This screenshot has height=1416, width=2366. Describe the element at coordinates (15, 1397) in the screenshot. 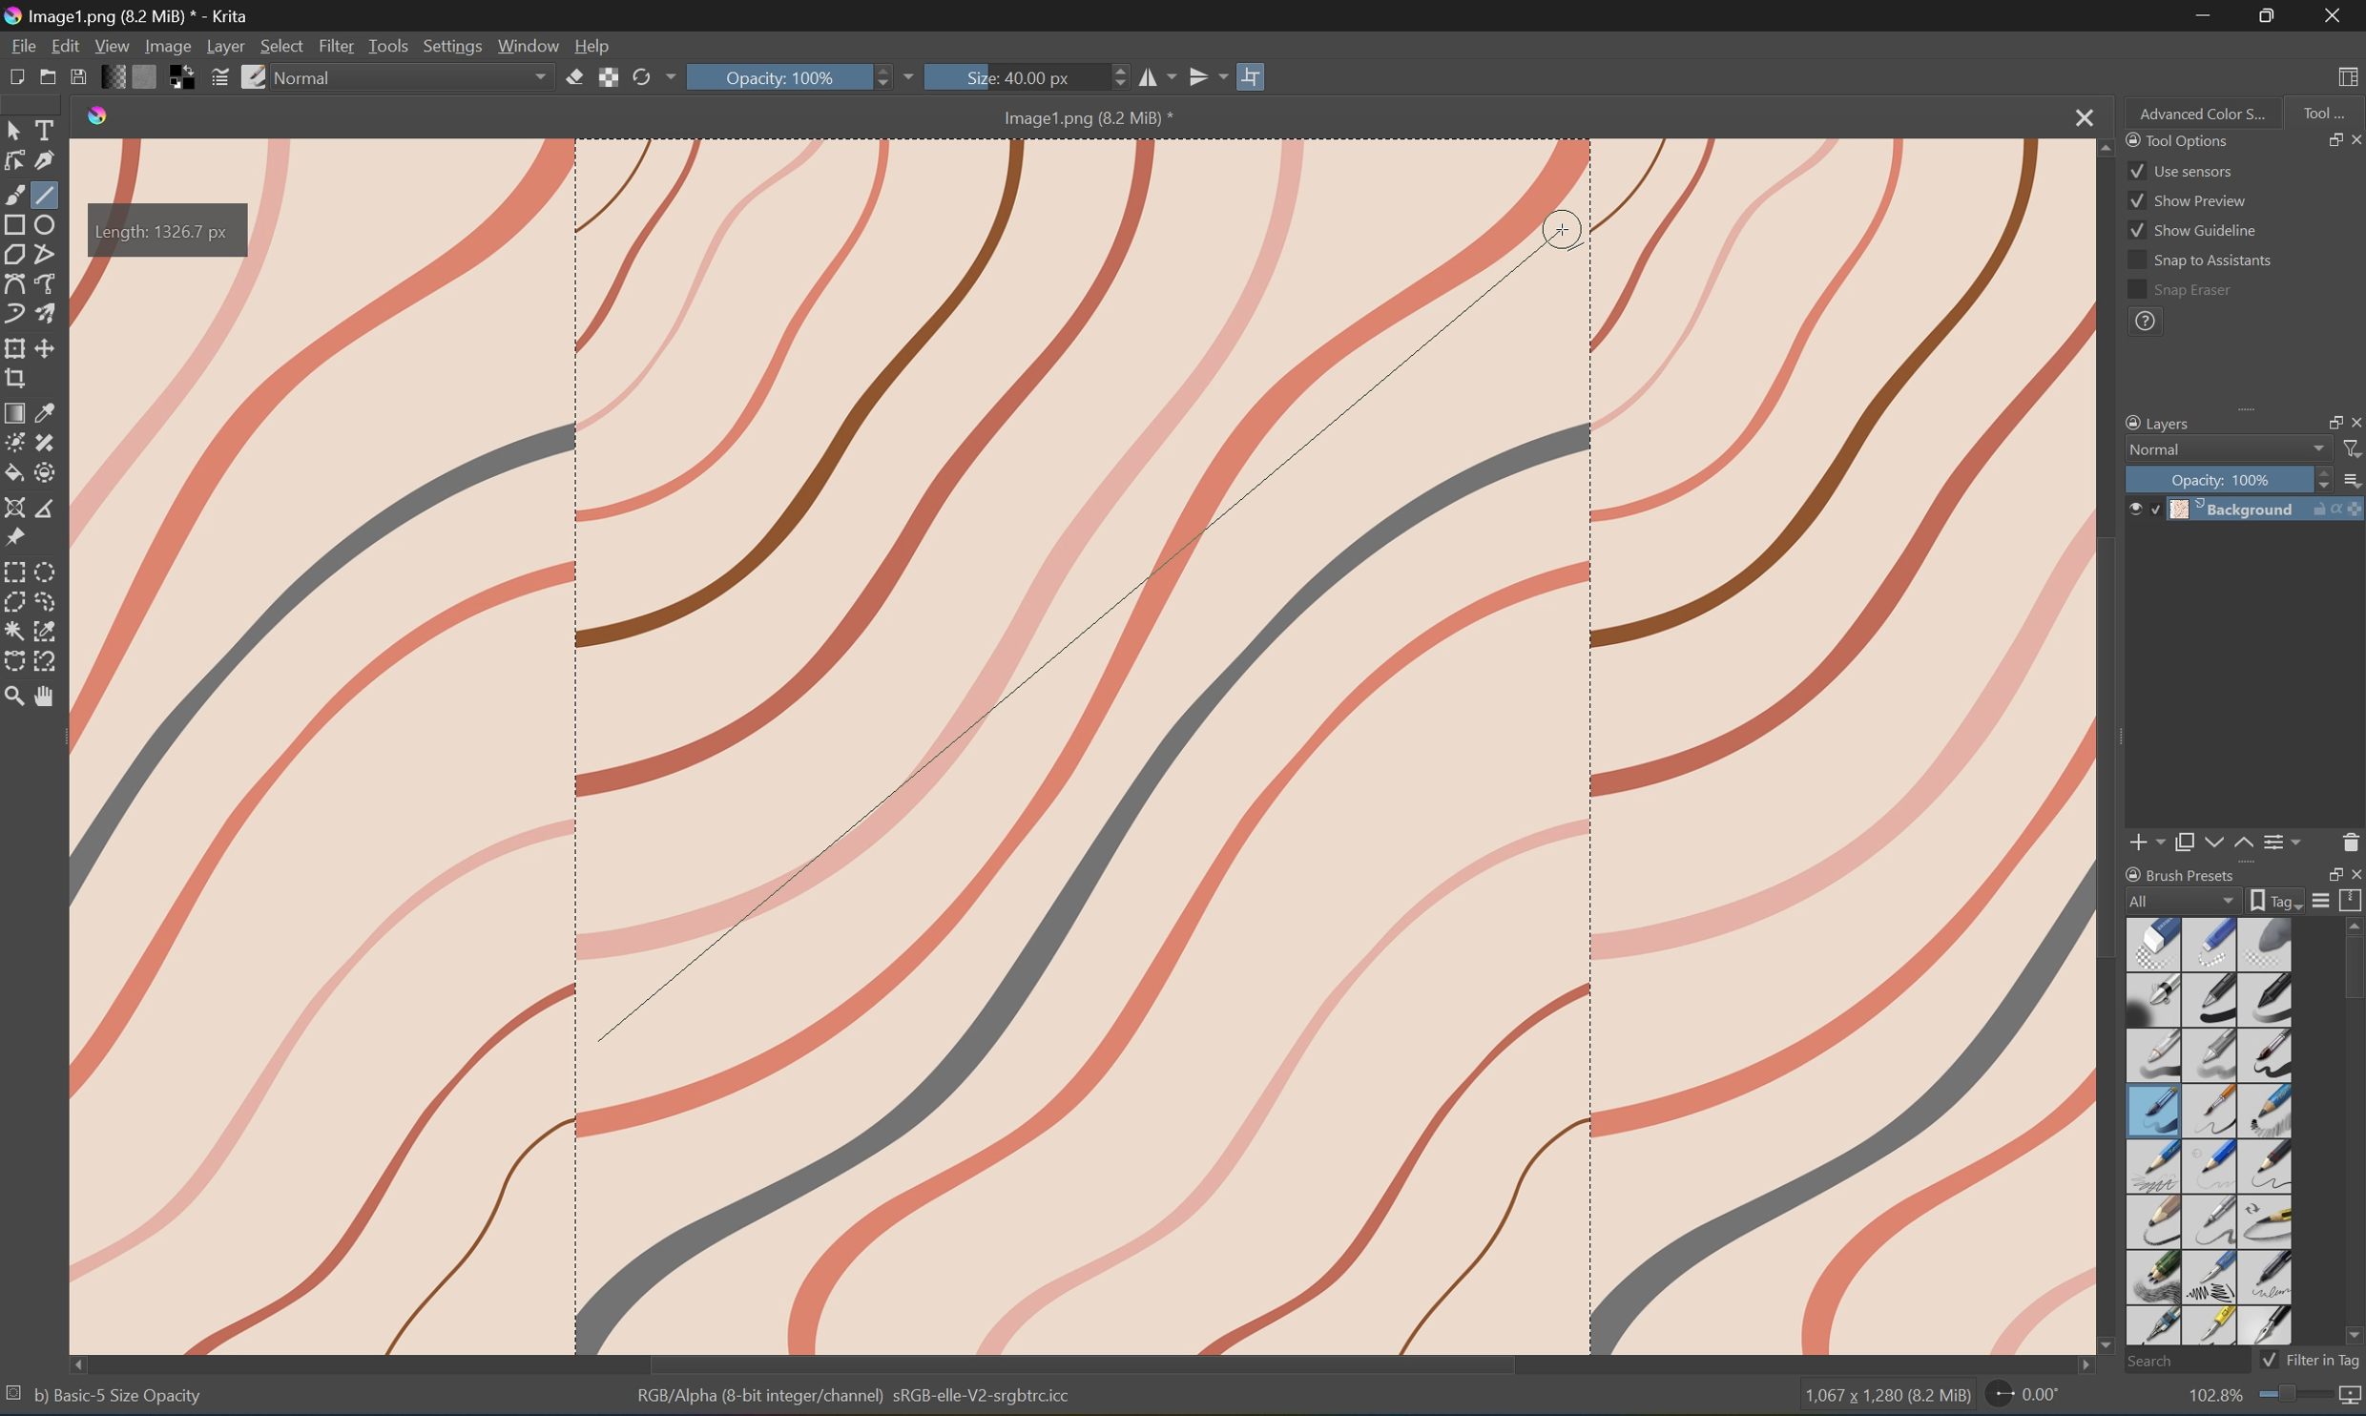

I see `No selection` at that location.